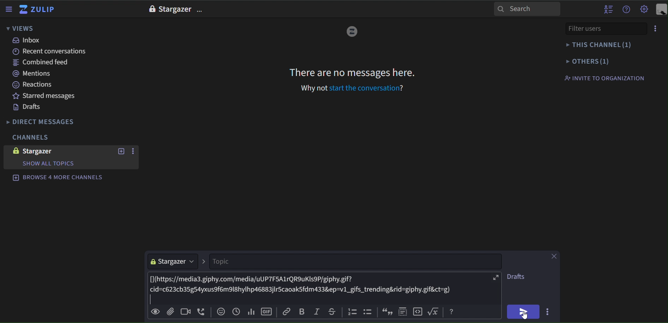 The height and width of the screenshot is (323, 668). What do you see at coordinates (58, 177) in the screenshot?
I see `Browse 4 more channels` at bounding box center [58, 177].